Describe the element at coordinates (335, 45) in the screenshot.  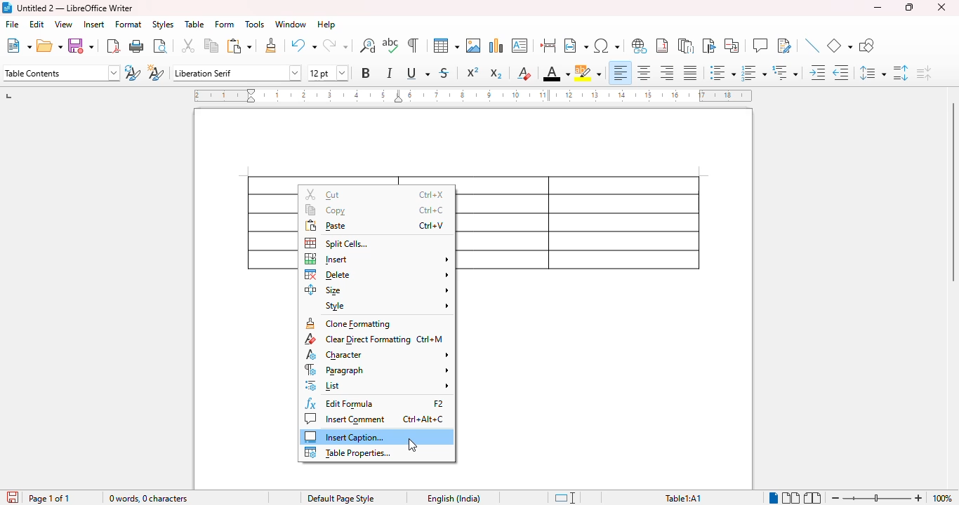
I see `redo` at that location.